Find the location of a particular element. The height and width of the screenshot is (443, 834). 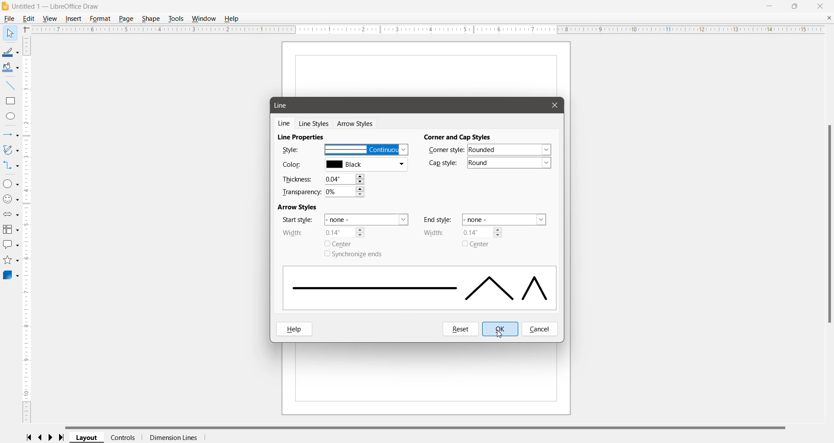

Set Arrow width is located at coordinates (344, 233).